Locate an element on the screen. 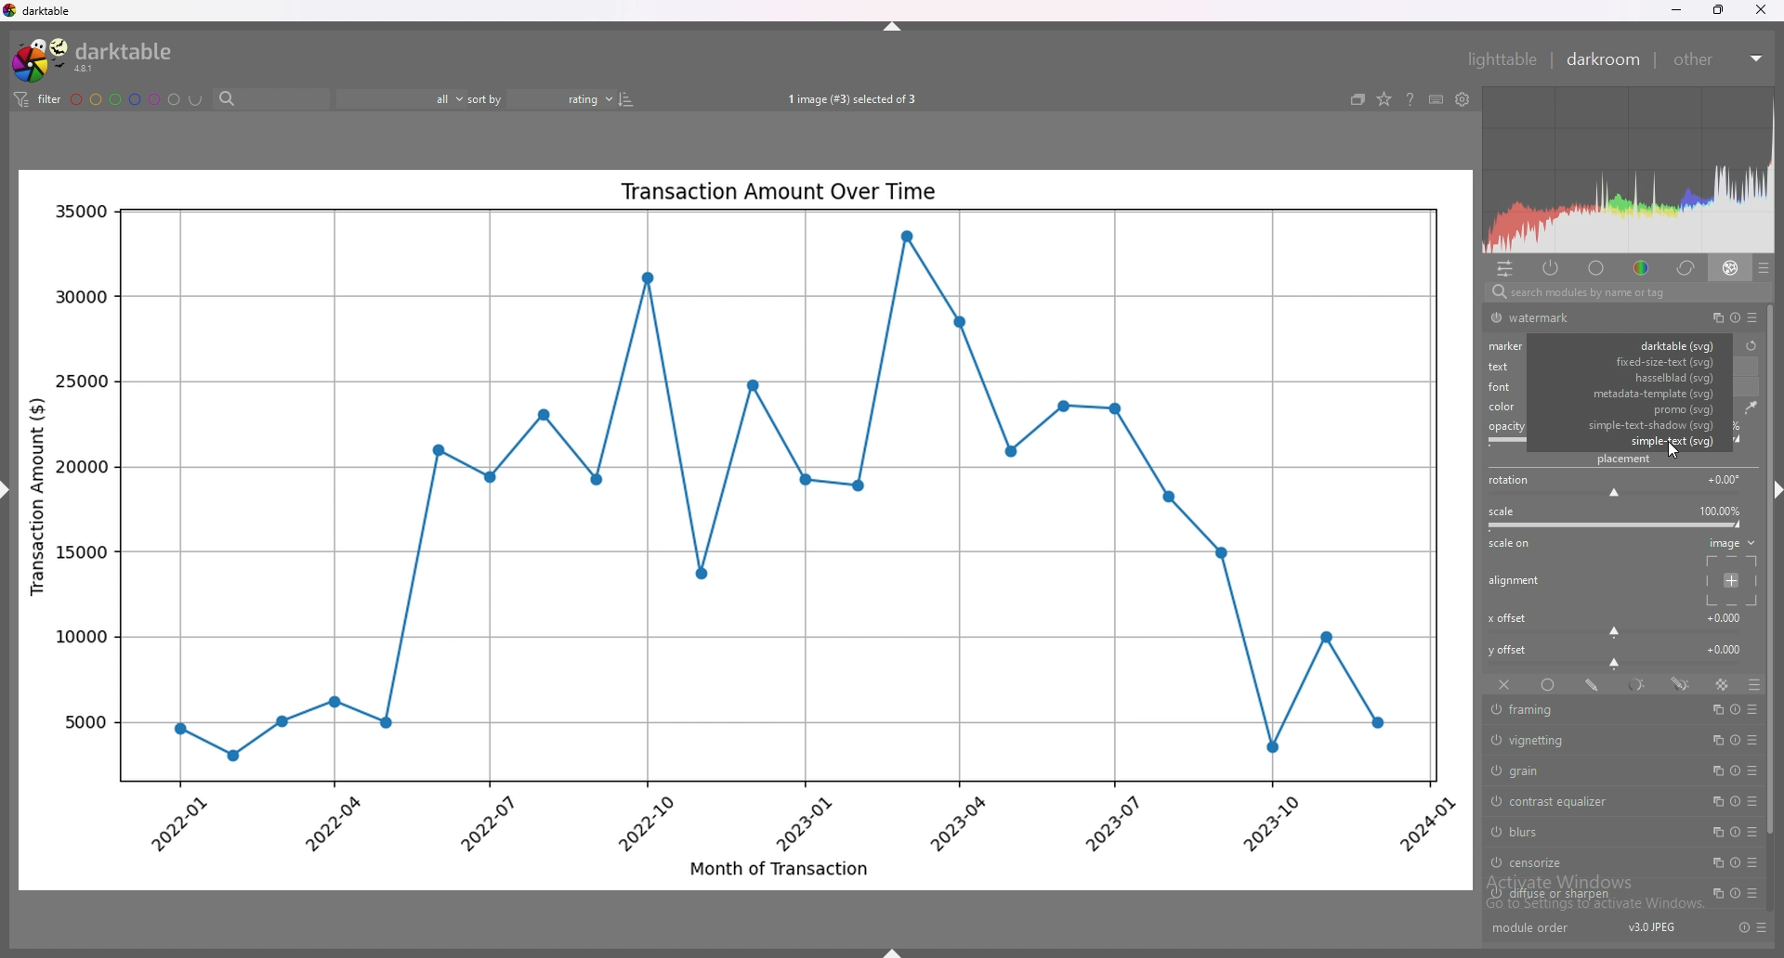 The image size is (1784, 958). y offset is located at coordinates (1510, 650).